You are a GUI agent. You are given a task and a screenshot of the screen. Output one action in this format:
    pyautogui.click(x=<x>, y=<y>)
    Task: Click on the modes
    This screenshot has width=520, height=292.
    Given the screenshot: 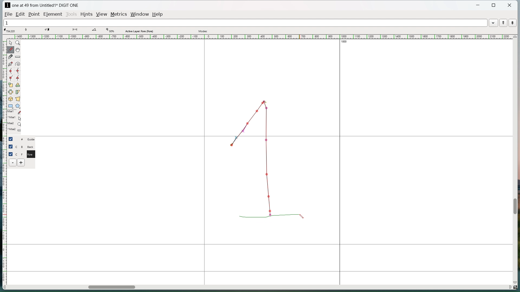 What is the action you would take?
    pyautogui.click(x=203, y=31)
    